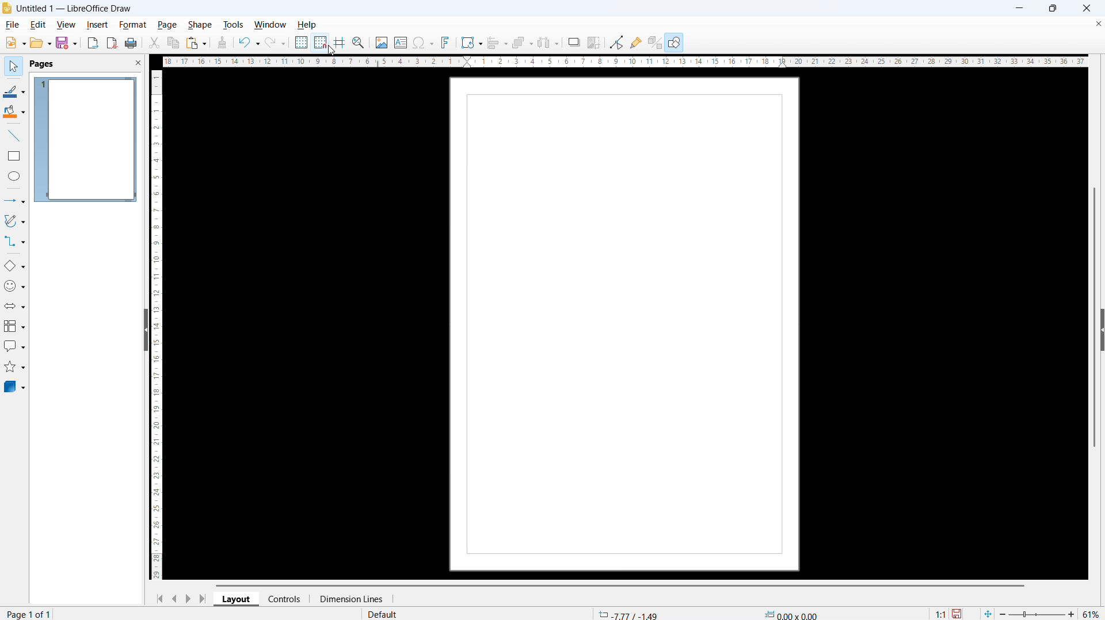 This screenshot has width=1105, height=620. Describe the element at coordinates (14, 242) in the screenshot. I see `connectors` at that location.